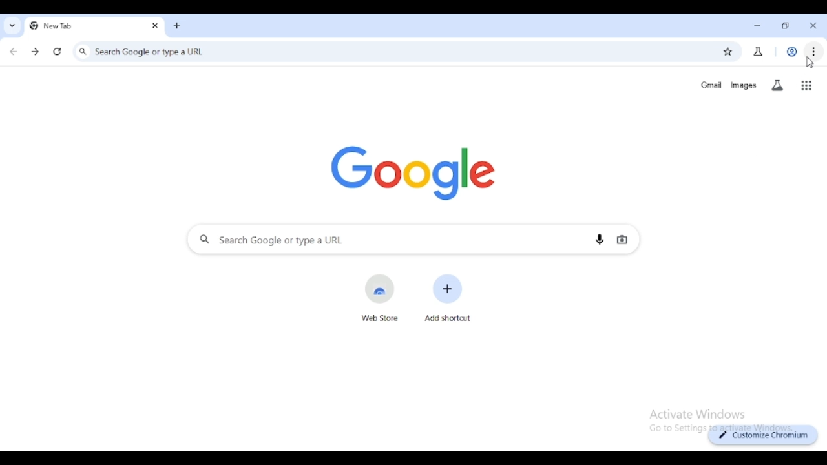 This screenshot has height=465, width=827. What do you see at coordinates (807, 86) in the screenshot?
I see `google apps` at bounding box center [807, 86].